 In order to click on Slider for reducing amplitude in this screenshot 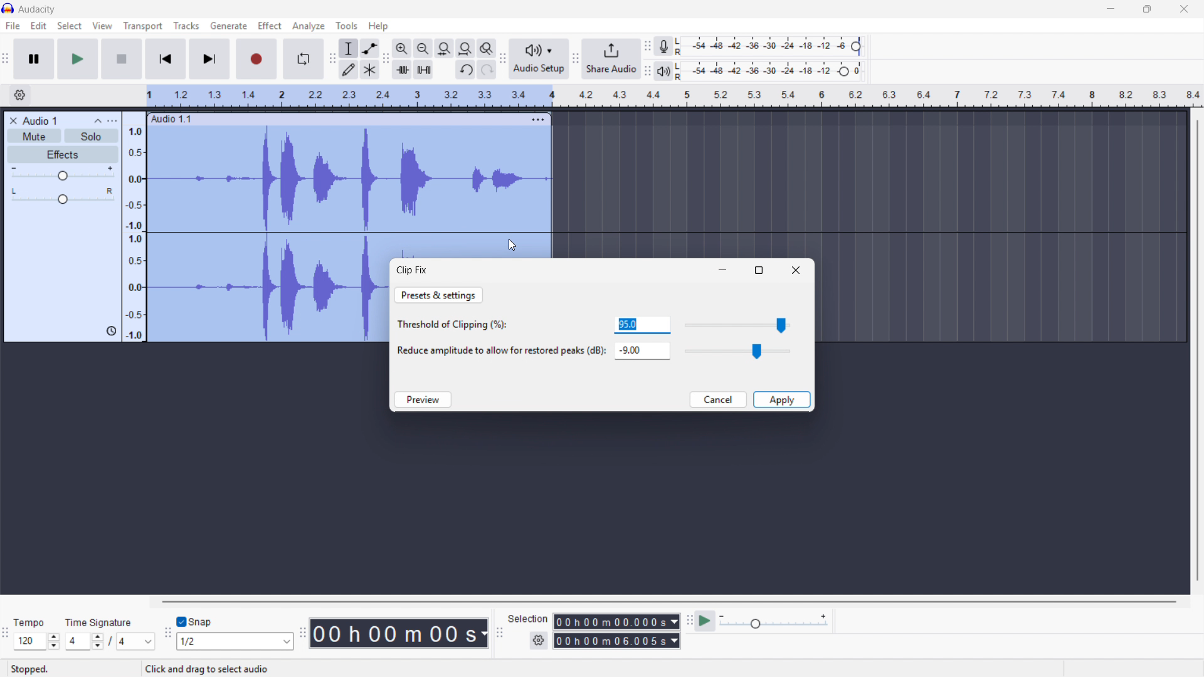, I will do `click(739, 351)`.